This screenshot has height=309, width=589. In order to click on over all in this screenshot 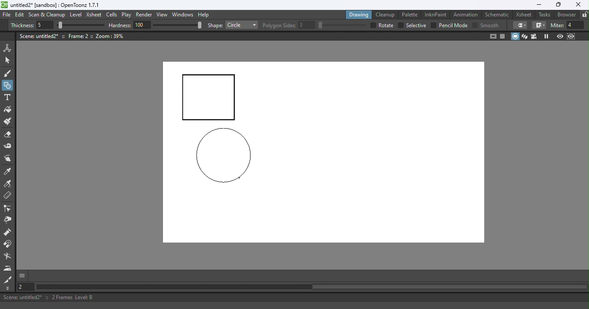, I will do `click(387, 25)`.